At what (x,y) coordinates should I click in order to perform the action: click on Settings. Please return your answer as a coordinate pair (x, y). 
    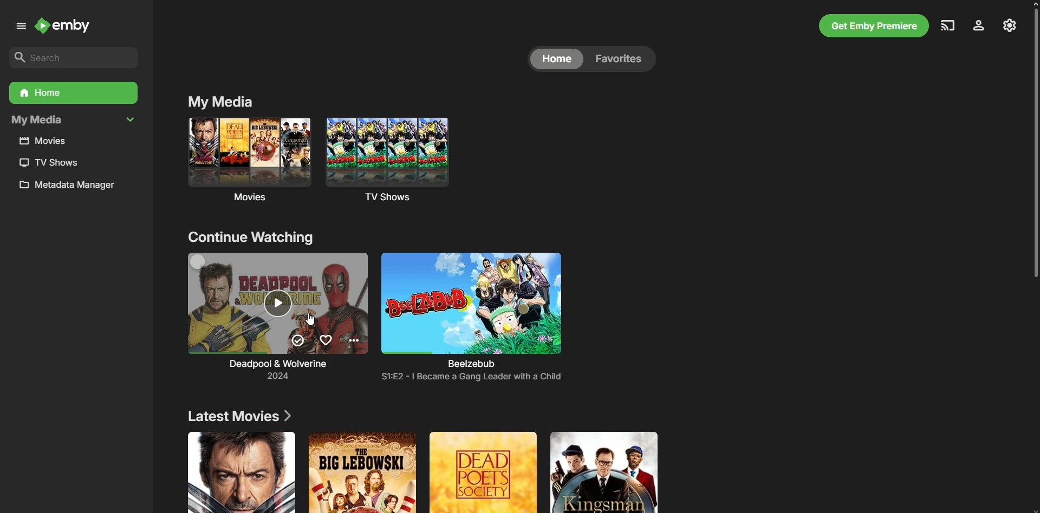
    Looking at the image, I should click on (1010, 24).